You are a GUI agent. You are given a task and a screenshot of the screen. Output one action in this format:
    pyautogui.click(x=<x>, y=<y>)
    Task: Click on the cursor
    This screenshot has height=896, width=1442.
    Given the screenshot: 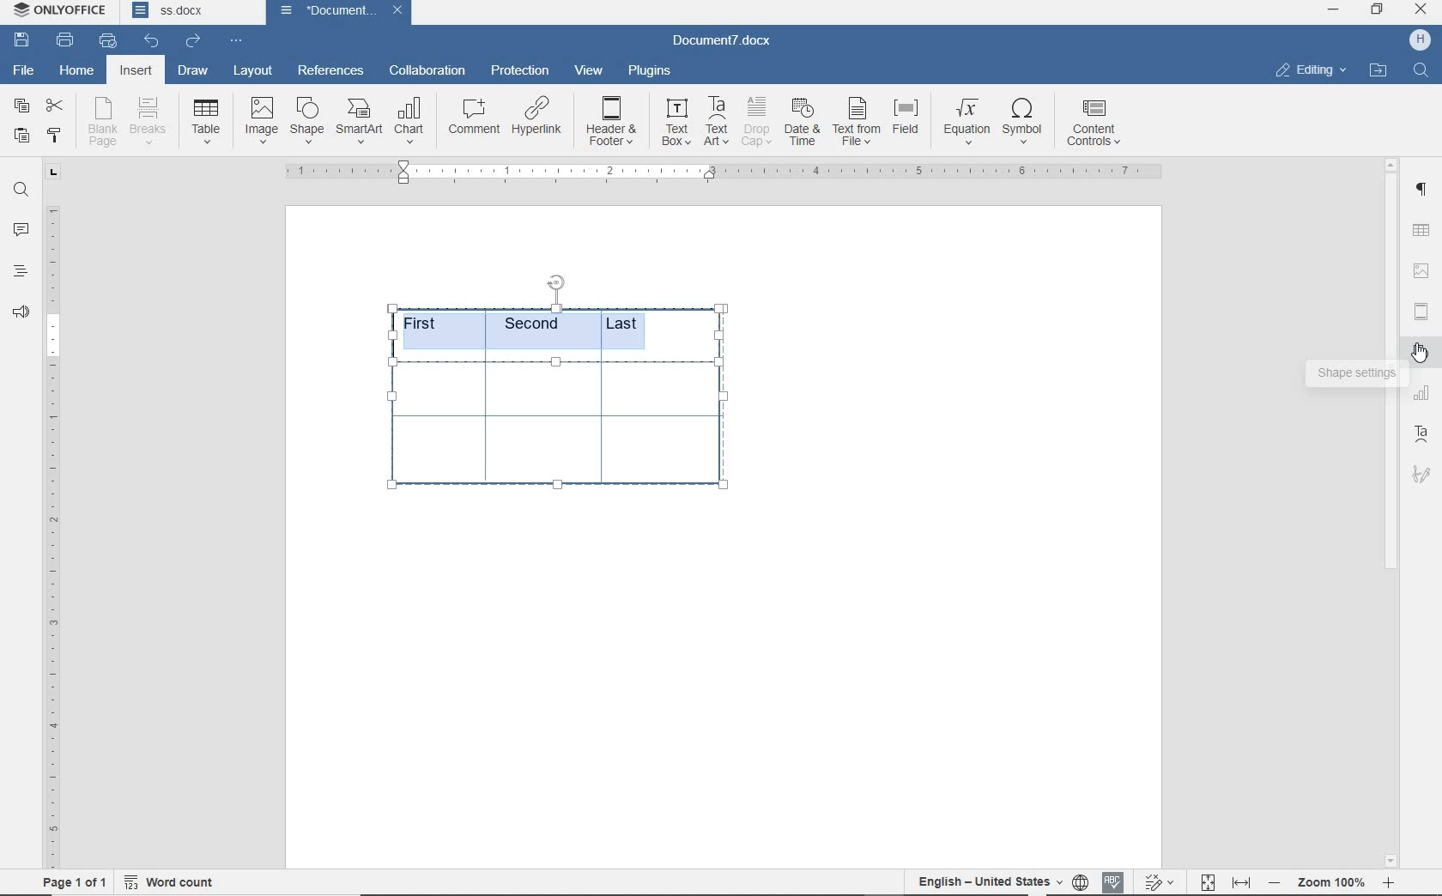 What is the action you would take?
    pyautogui.click(x=1410, y=364)
    